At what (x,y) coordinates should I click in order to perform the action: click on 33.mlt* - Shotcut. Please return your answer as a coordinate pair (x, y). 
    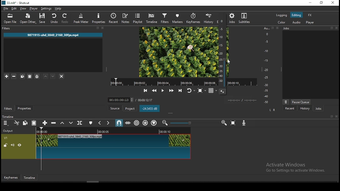
    Looking at the image, I should click on (15, 3).